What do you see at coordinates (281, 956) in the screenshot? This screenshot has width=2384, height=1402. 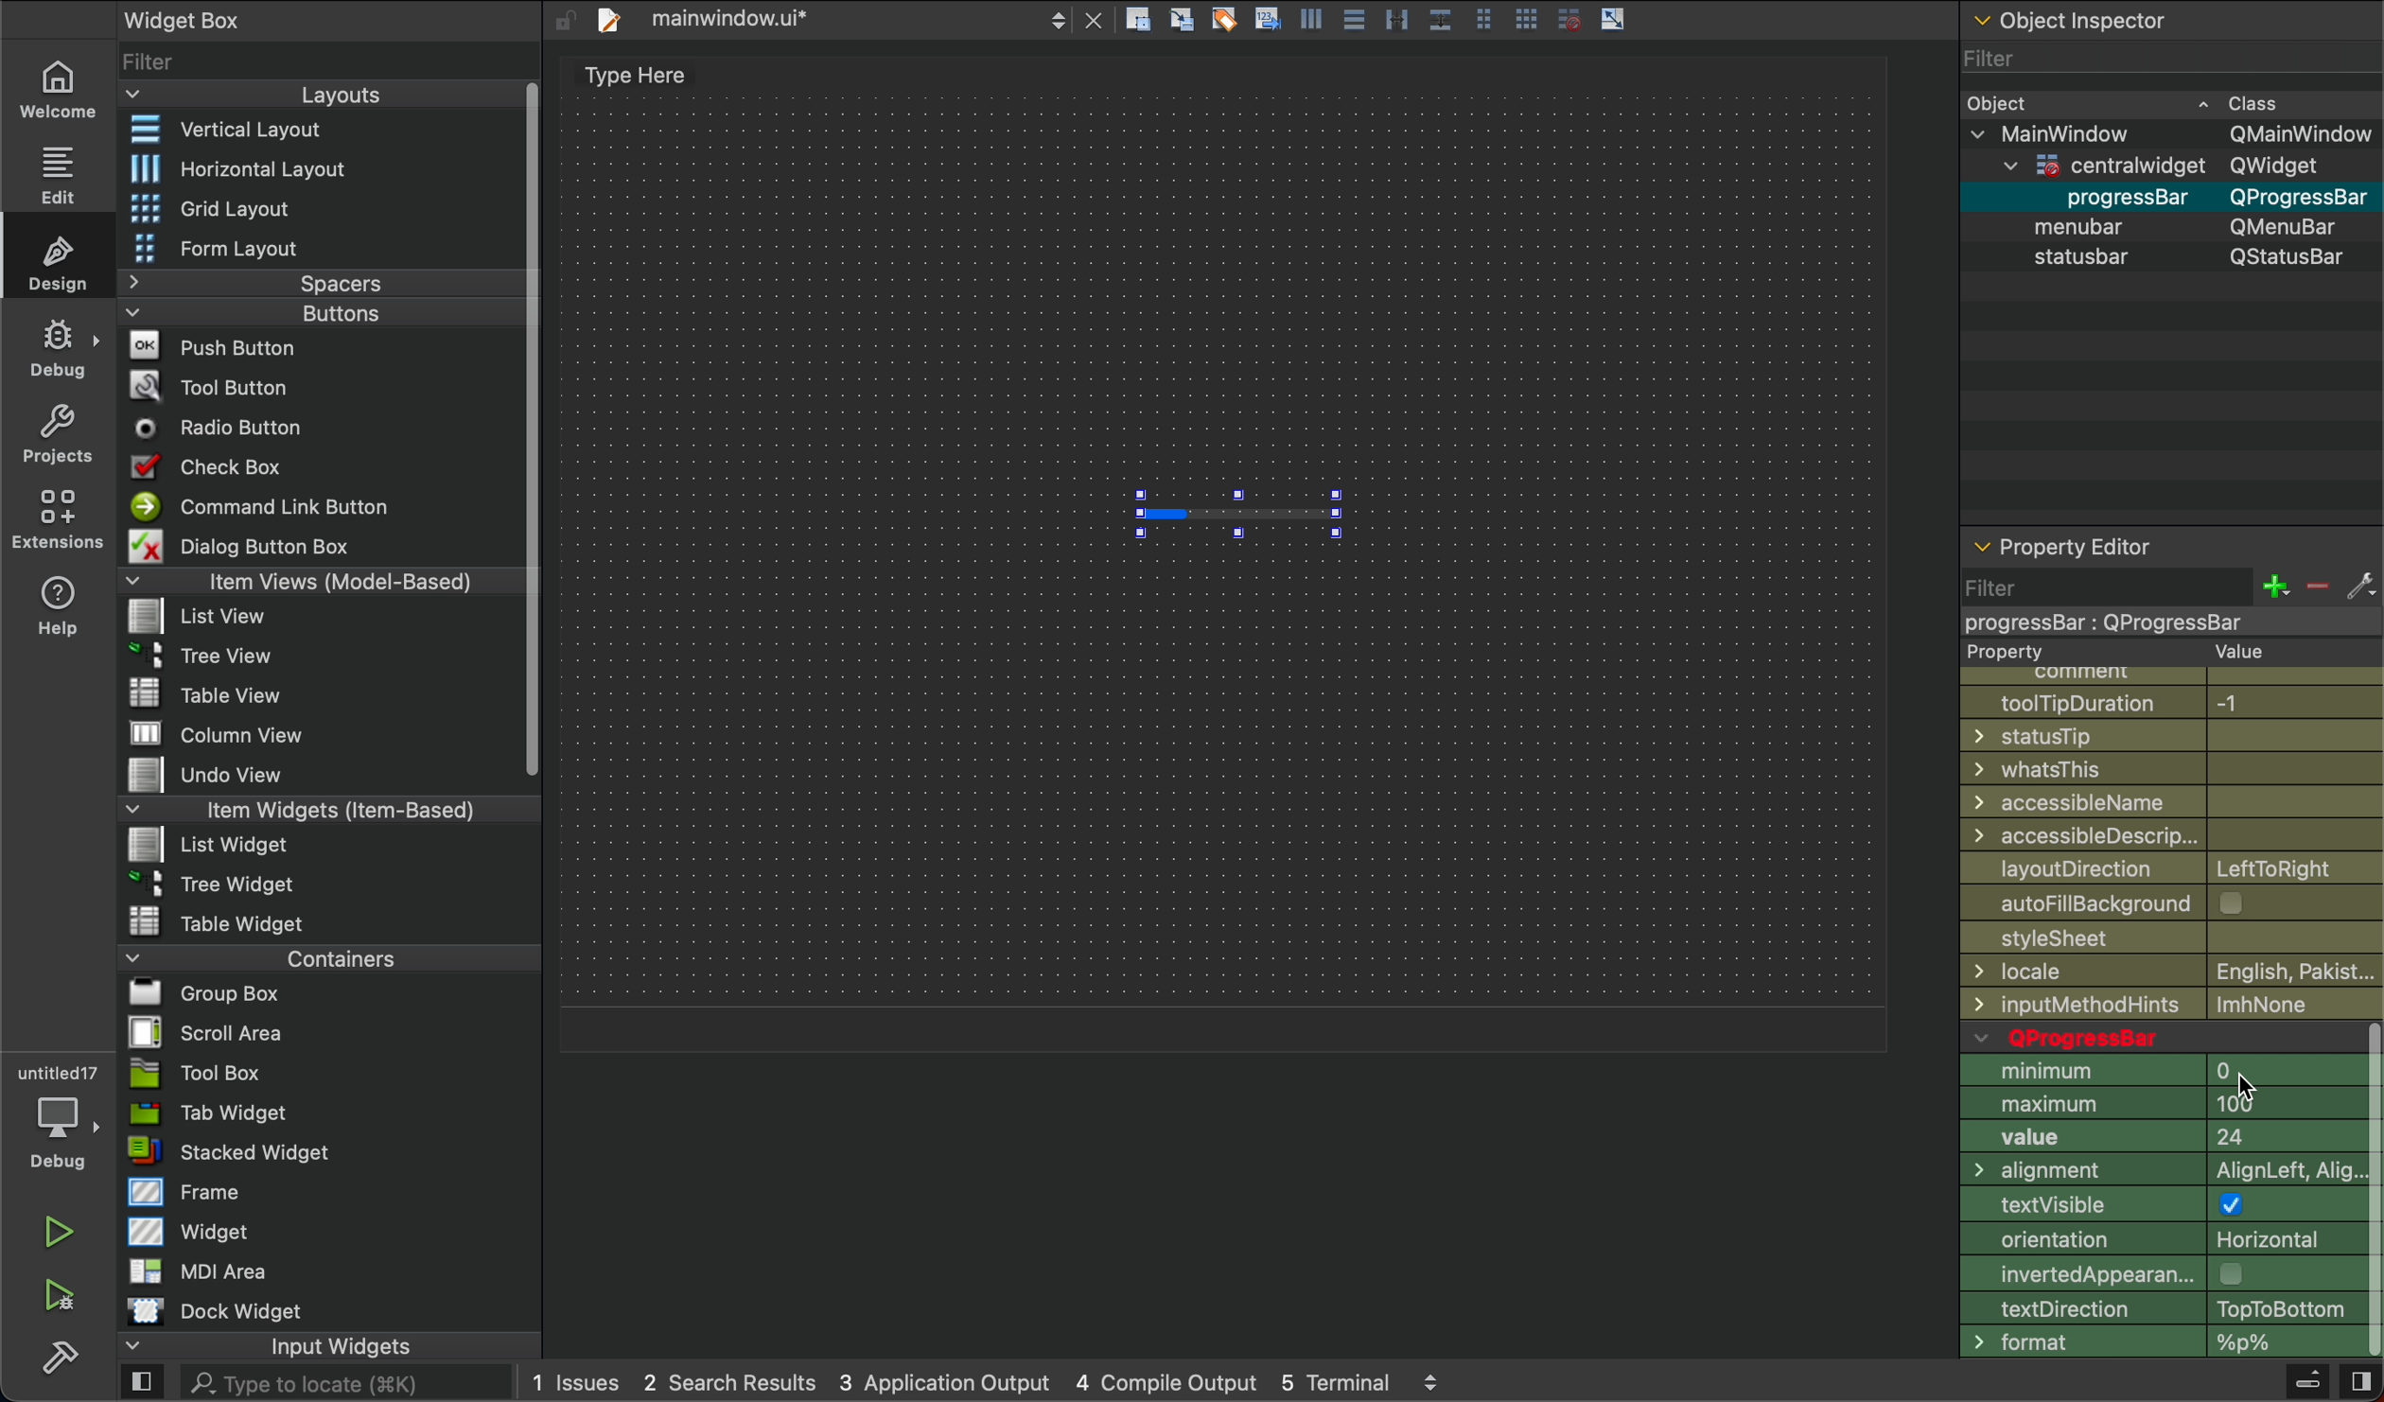 I see `Container` at bounding box center [281, 956].